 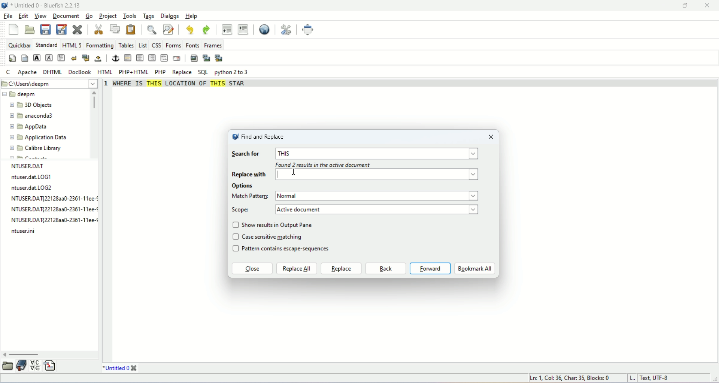 I want to click on multi thumbnail, so click(x=219, y=58).